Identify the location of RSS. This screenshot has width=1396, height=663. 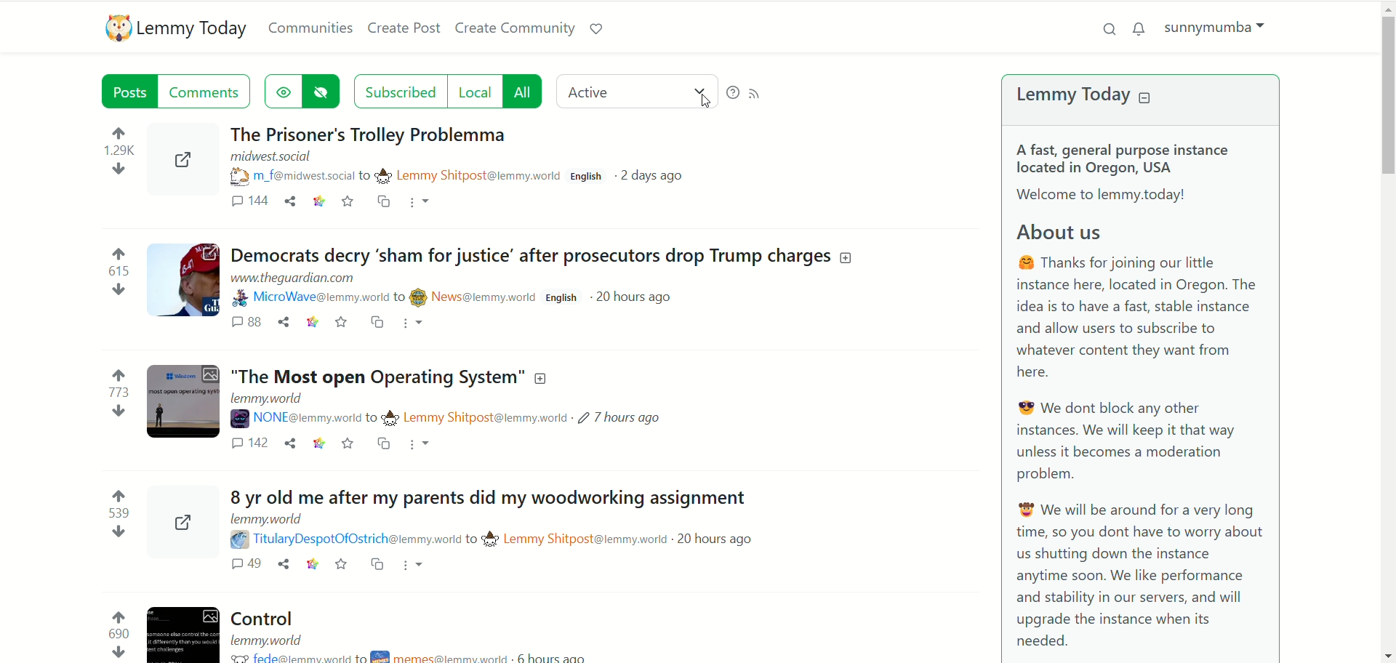
(758, 93).